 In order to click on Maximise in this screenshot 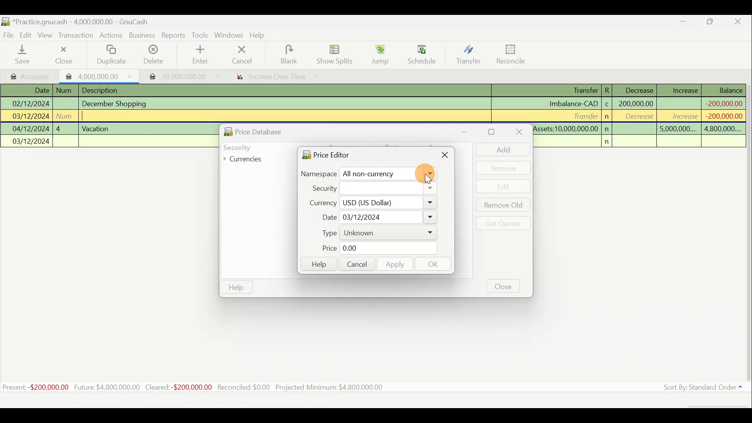, I will do `click(493, 132)`.